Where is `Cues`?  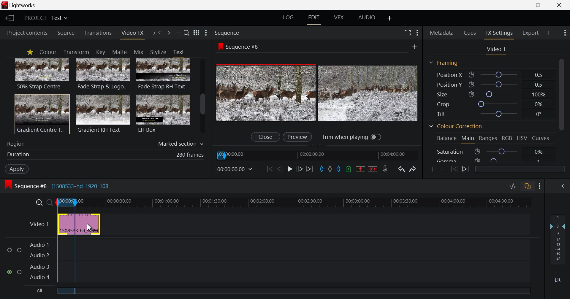 Cues is located at coordinates (471, 32).